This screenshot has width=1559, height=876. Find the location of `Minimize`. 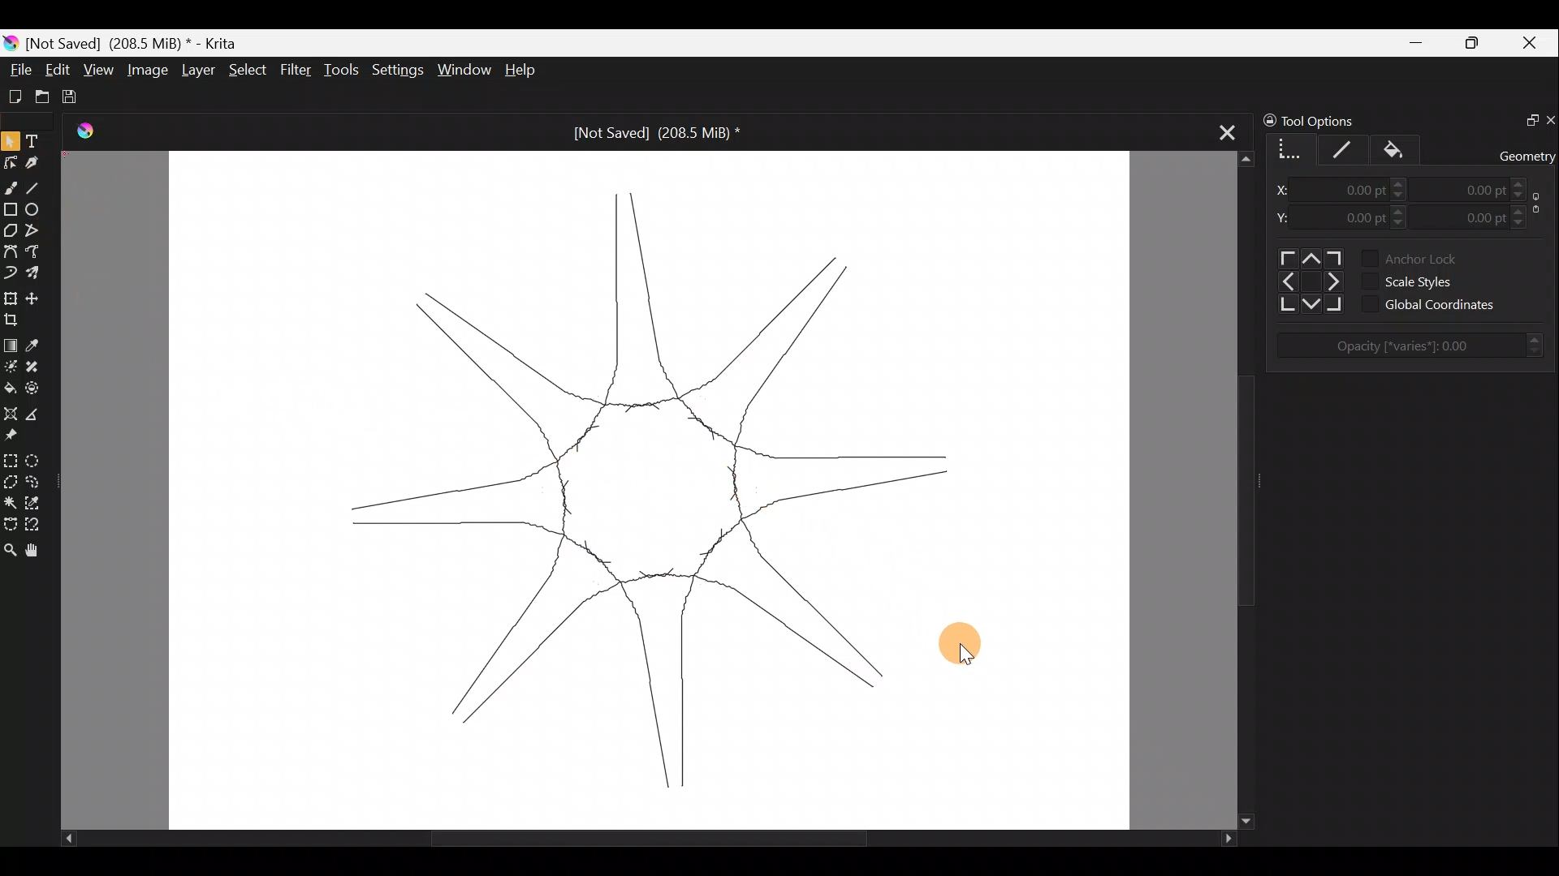

Minimize is located at coordinates (1414, 43).